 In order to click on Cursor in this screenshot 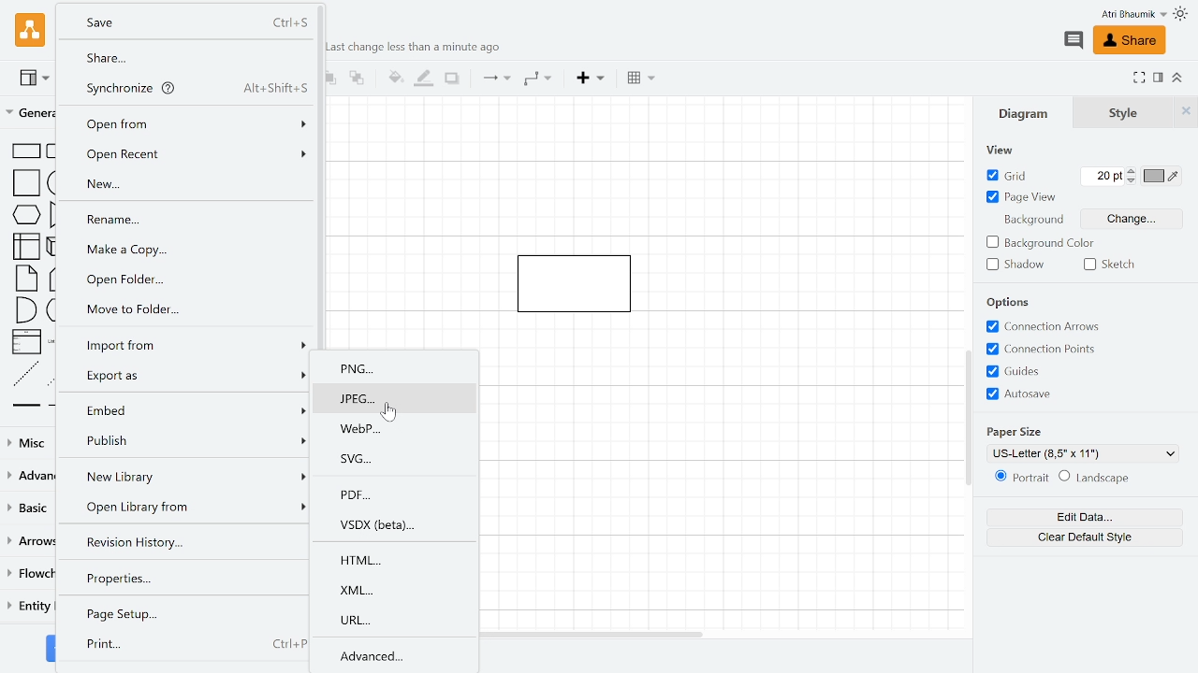, I will do `click(394, 411)`.